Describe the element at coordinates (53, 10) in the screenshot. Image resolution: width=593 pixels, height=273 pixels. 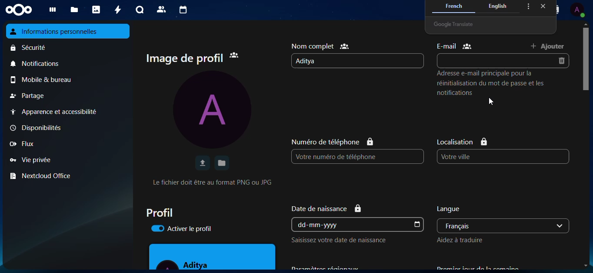
I see `dashboard` at that location.